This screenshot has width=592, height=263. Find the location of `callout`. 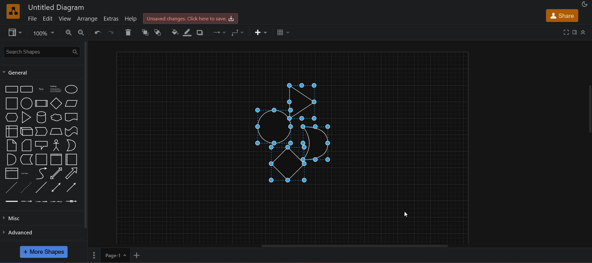

callout is located at coordinates (41, 144).